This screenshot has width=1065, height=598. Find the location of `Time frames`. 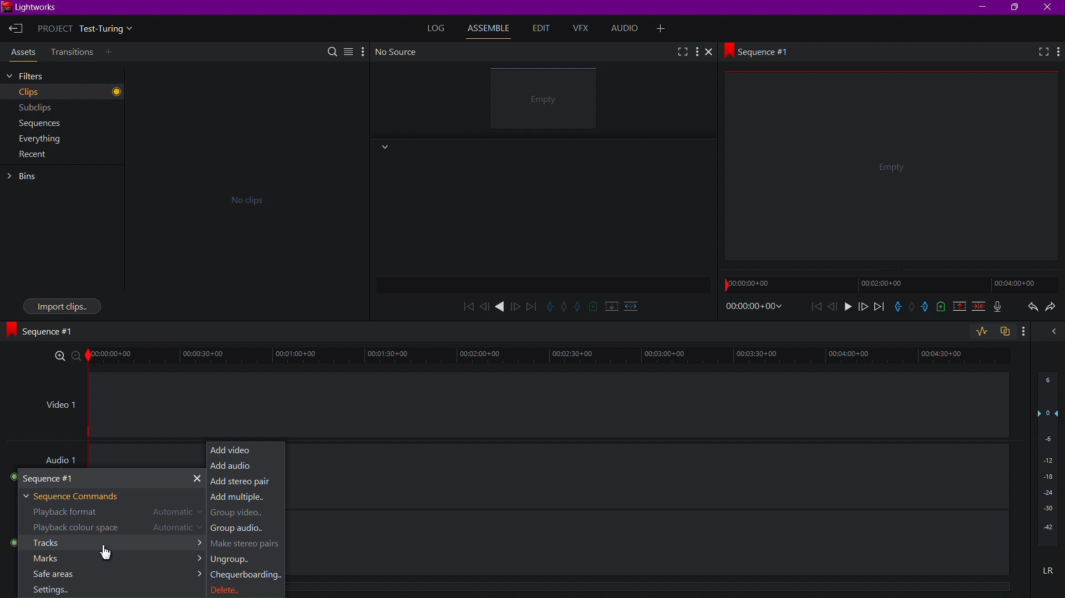

Time frames is located at coordinates (884, 284).